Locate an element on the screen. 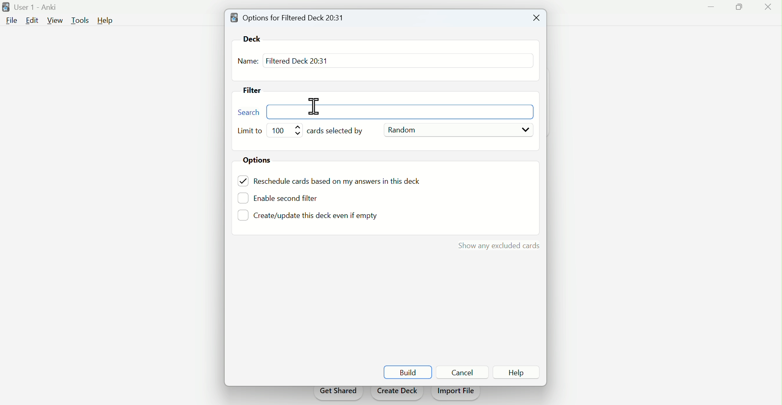 The width and height of the screenshot is (782, 405). Tools is located at coordinates (82, 20).